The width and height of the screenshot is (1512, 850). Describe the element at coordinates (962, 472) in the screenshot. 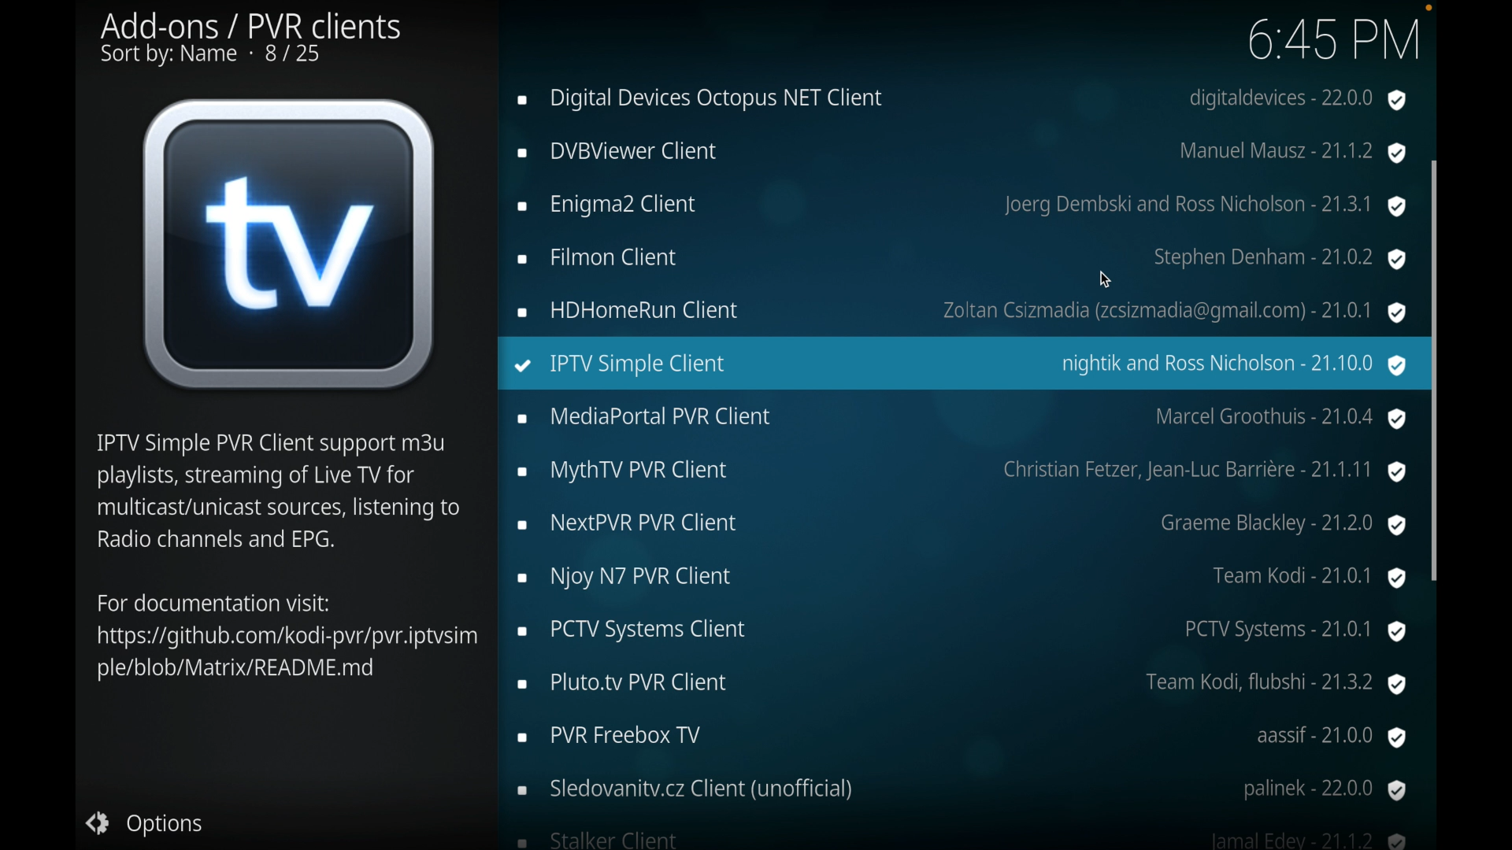

I see `mythtvpremier client` at that location.